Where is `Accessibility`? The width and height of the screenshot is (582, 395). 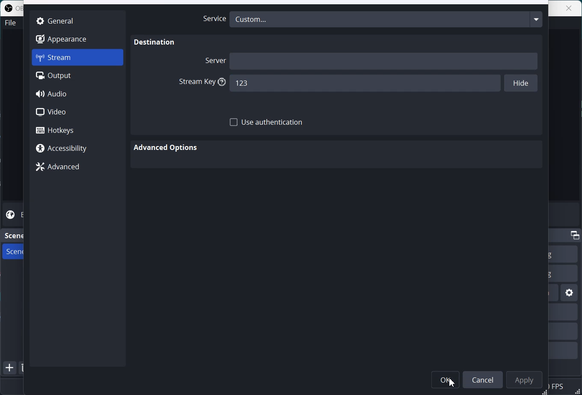
Accessibility is located at coordinates (77, 149).